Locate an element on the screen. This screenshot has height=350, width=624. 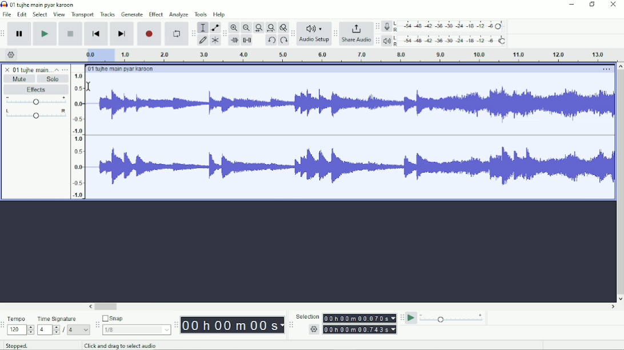
Play duration is located at coordinates (343, 55).